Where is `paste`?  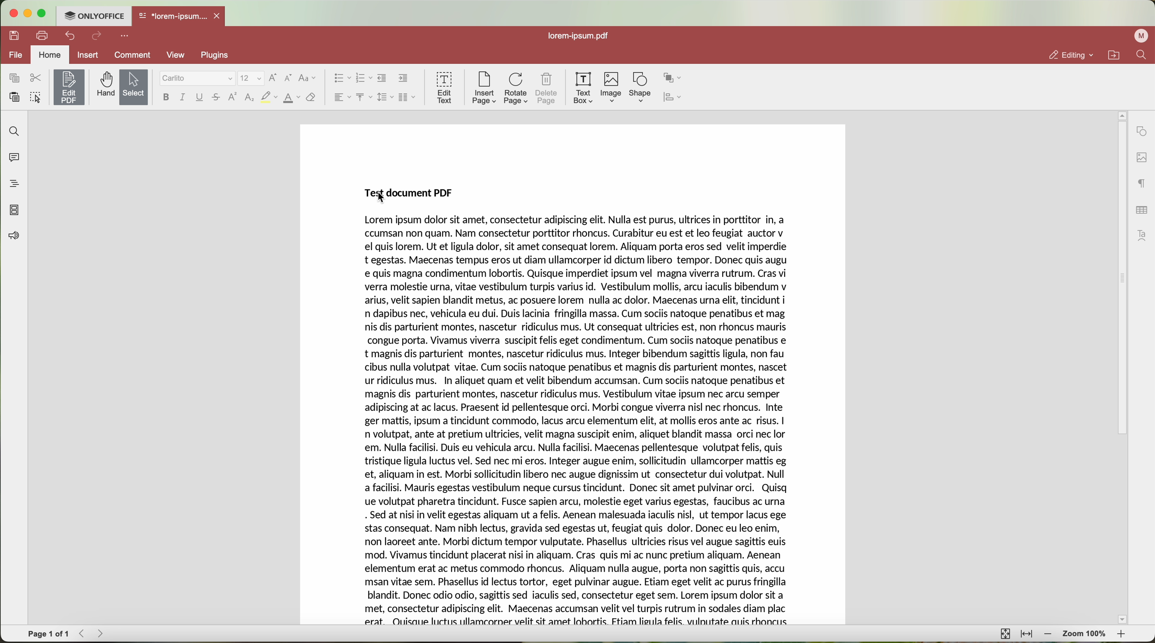 paste is located at coordinates (14, 97).